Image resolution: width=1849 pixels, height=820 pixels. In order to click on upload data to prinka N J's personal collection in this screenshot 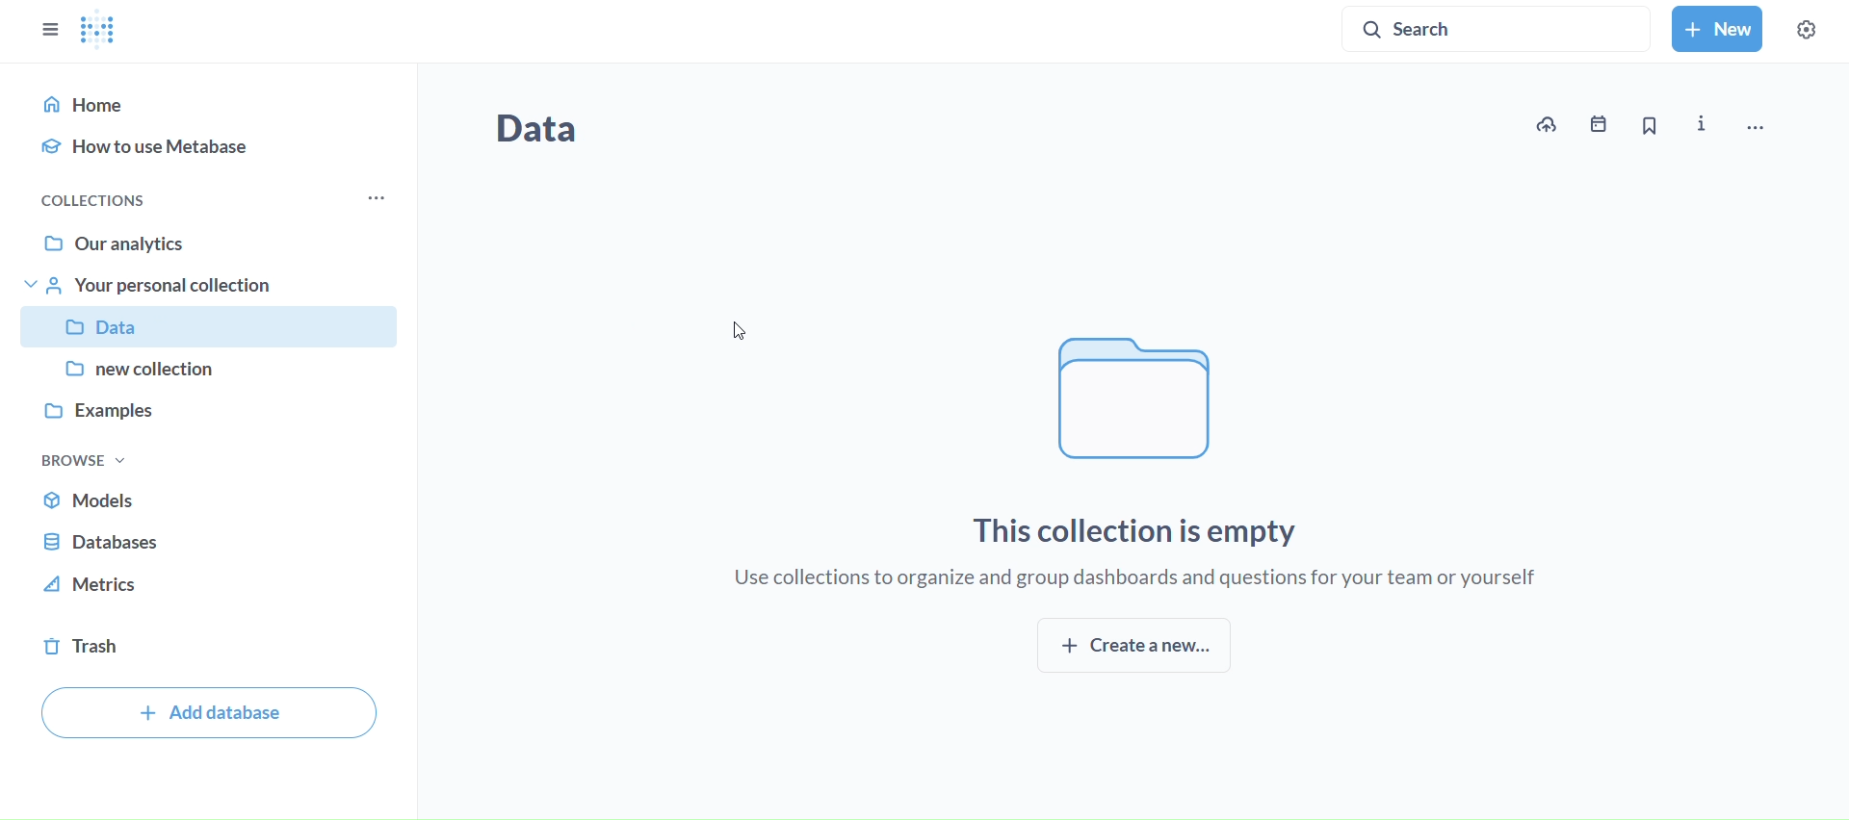, I will do `click(1551, 123)`.